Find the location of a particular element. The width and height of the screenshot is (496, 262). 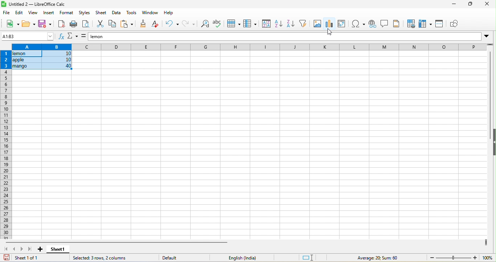

cut is located at coordinates (99, 25).